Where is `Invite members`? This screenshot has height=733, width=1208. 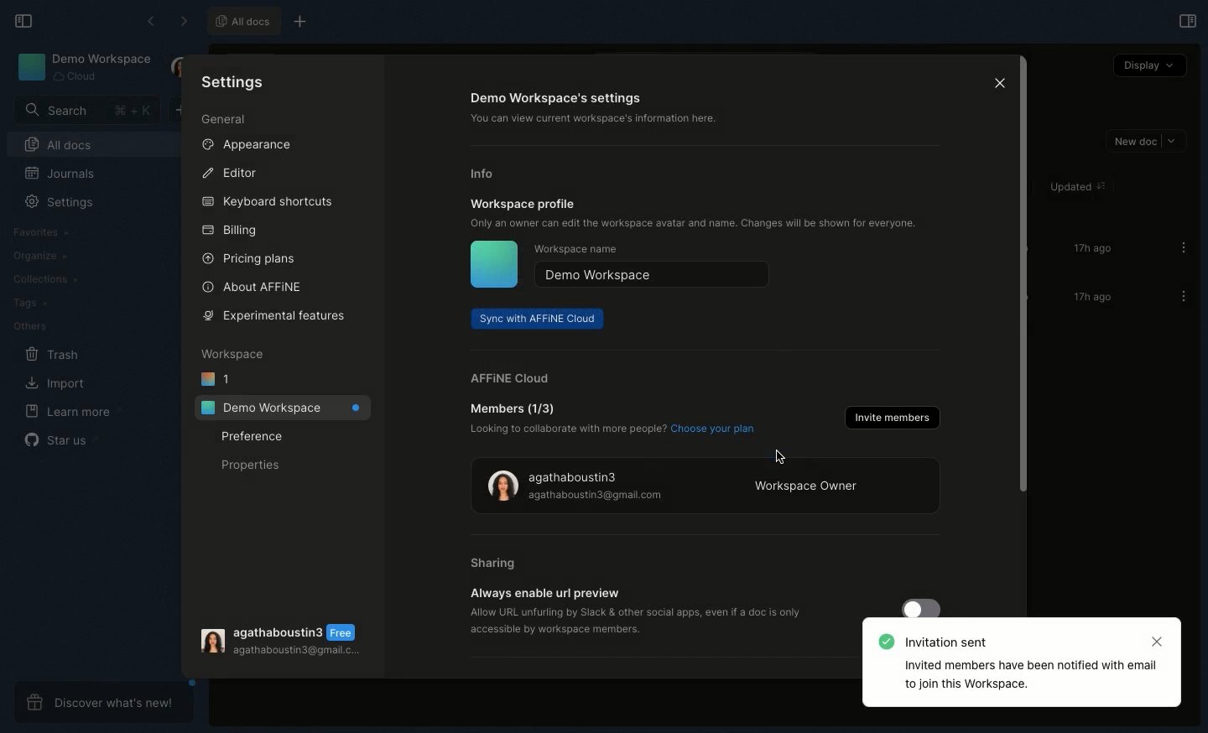 Invite members is located at coordinates (891, 418).